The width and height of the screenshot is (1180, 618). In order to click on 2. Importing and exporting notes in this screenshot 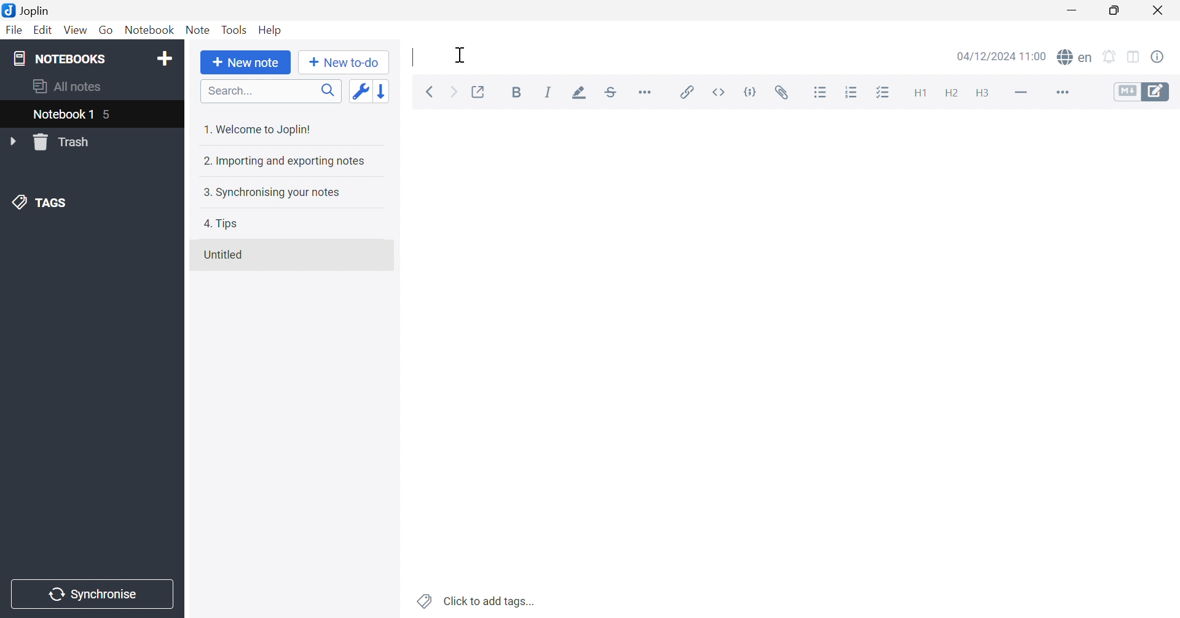, I will do `click(286, 162)`.